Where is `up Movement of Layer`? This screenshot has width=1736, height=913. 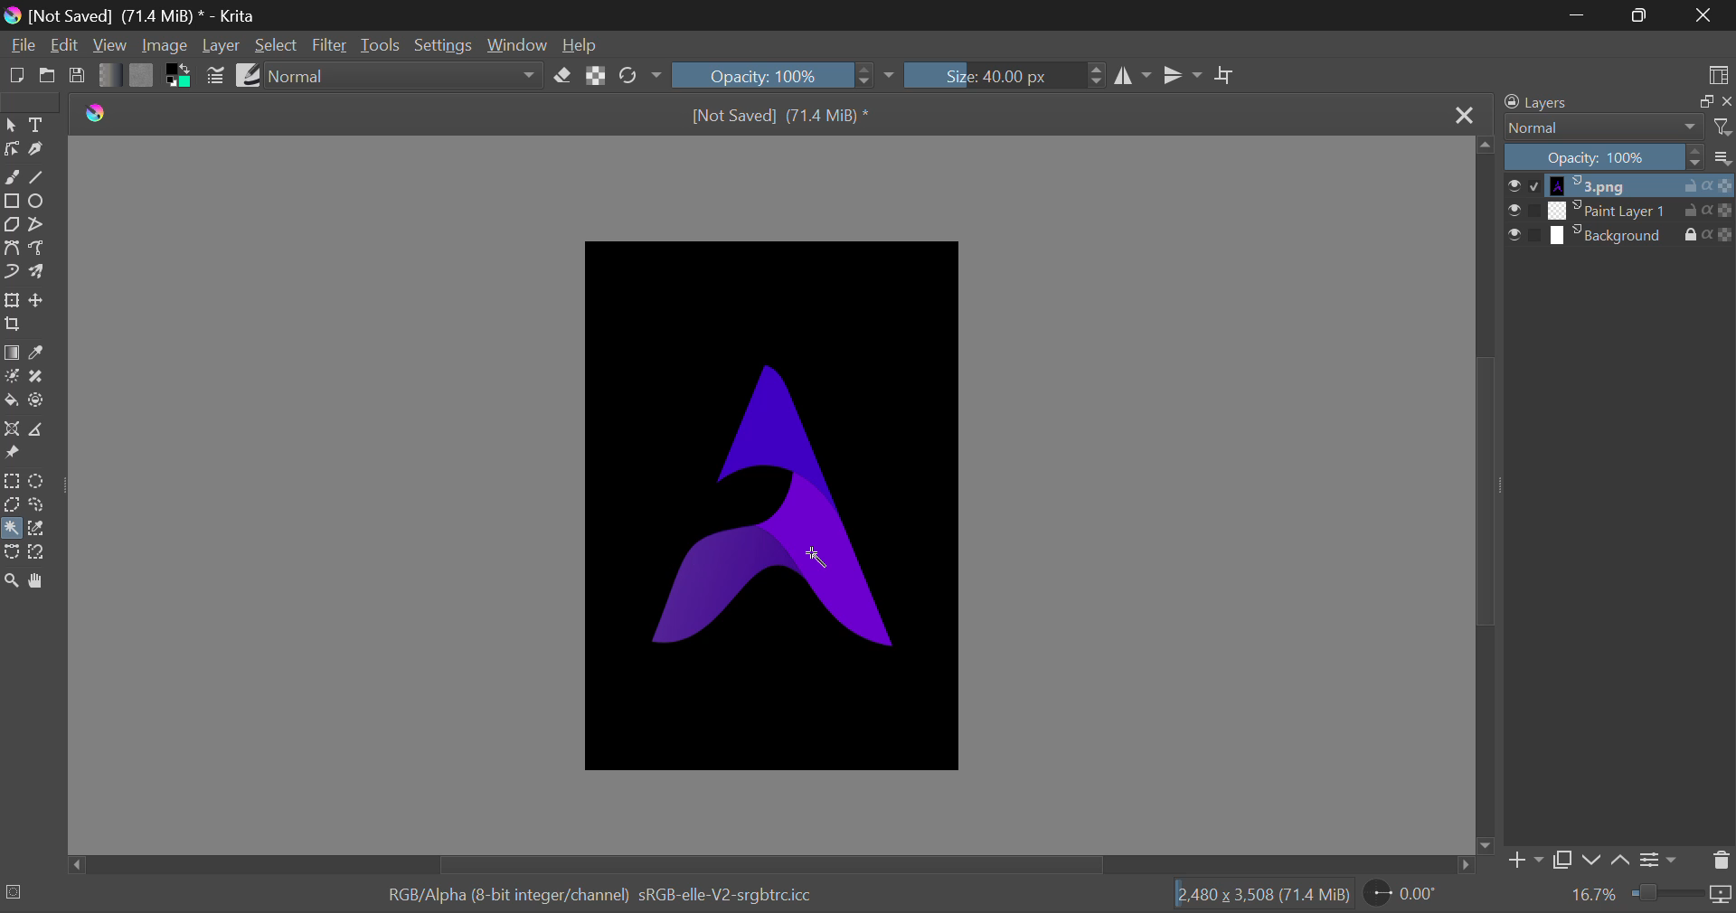 up Movement of Layer is located at coordinates (1620, 860).